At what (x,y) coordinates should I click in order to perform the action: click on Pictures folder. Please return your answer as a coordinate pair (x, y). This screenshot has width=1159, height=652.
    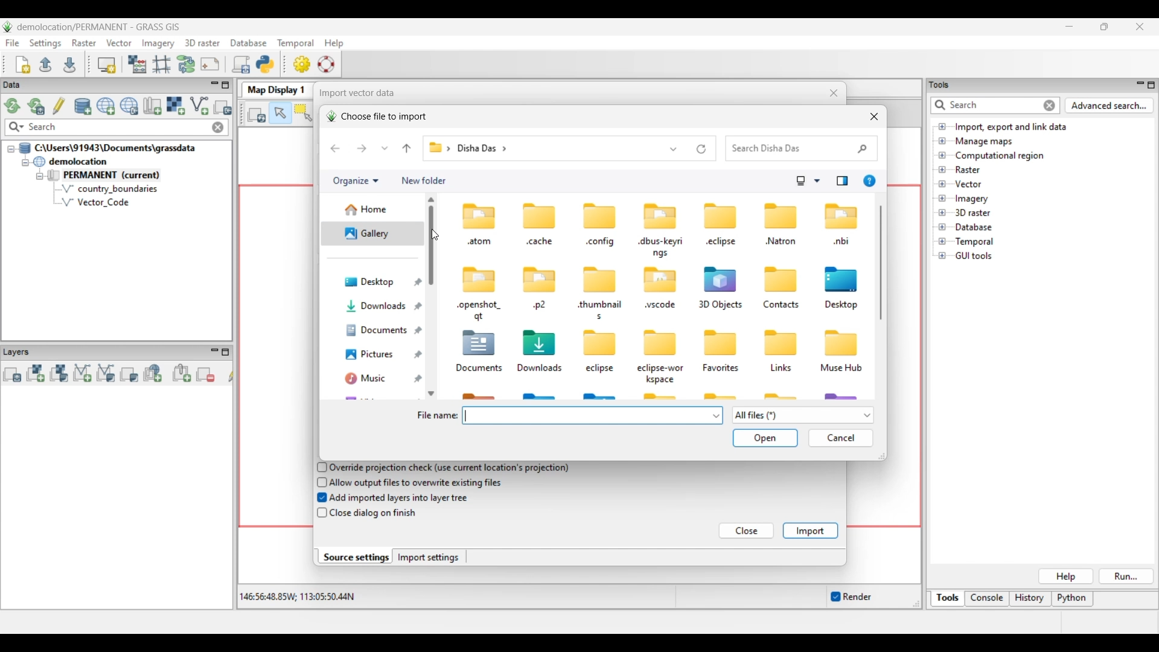
    Looking at the image, I should click on (374, 354).